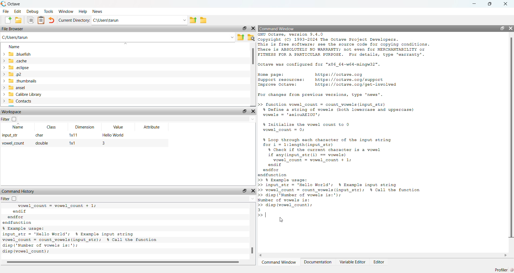 This screenshot has width=514, height=273. What do you see at coordinates (21, 101) in the screenshot?
I see `Contacts` at bounding box center [21, 101].